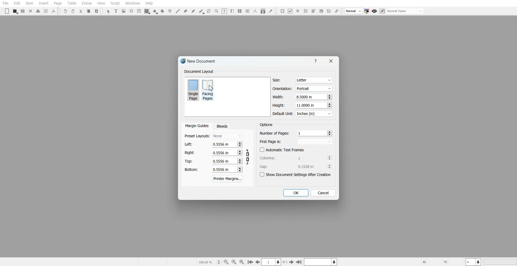 The width and height of the screenshot is (517, 266). What do you see at coordinates (58, 3) in the screenshot?
I see `Page` at bounding box center [58, 3].